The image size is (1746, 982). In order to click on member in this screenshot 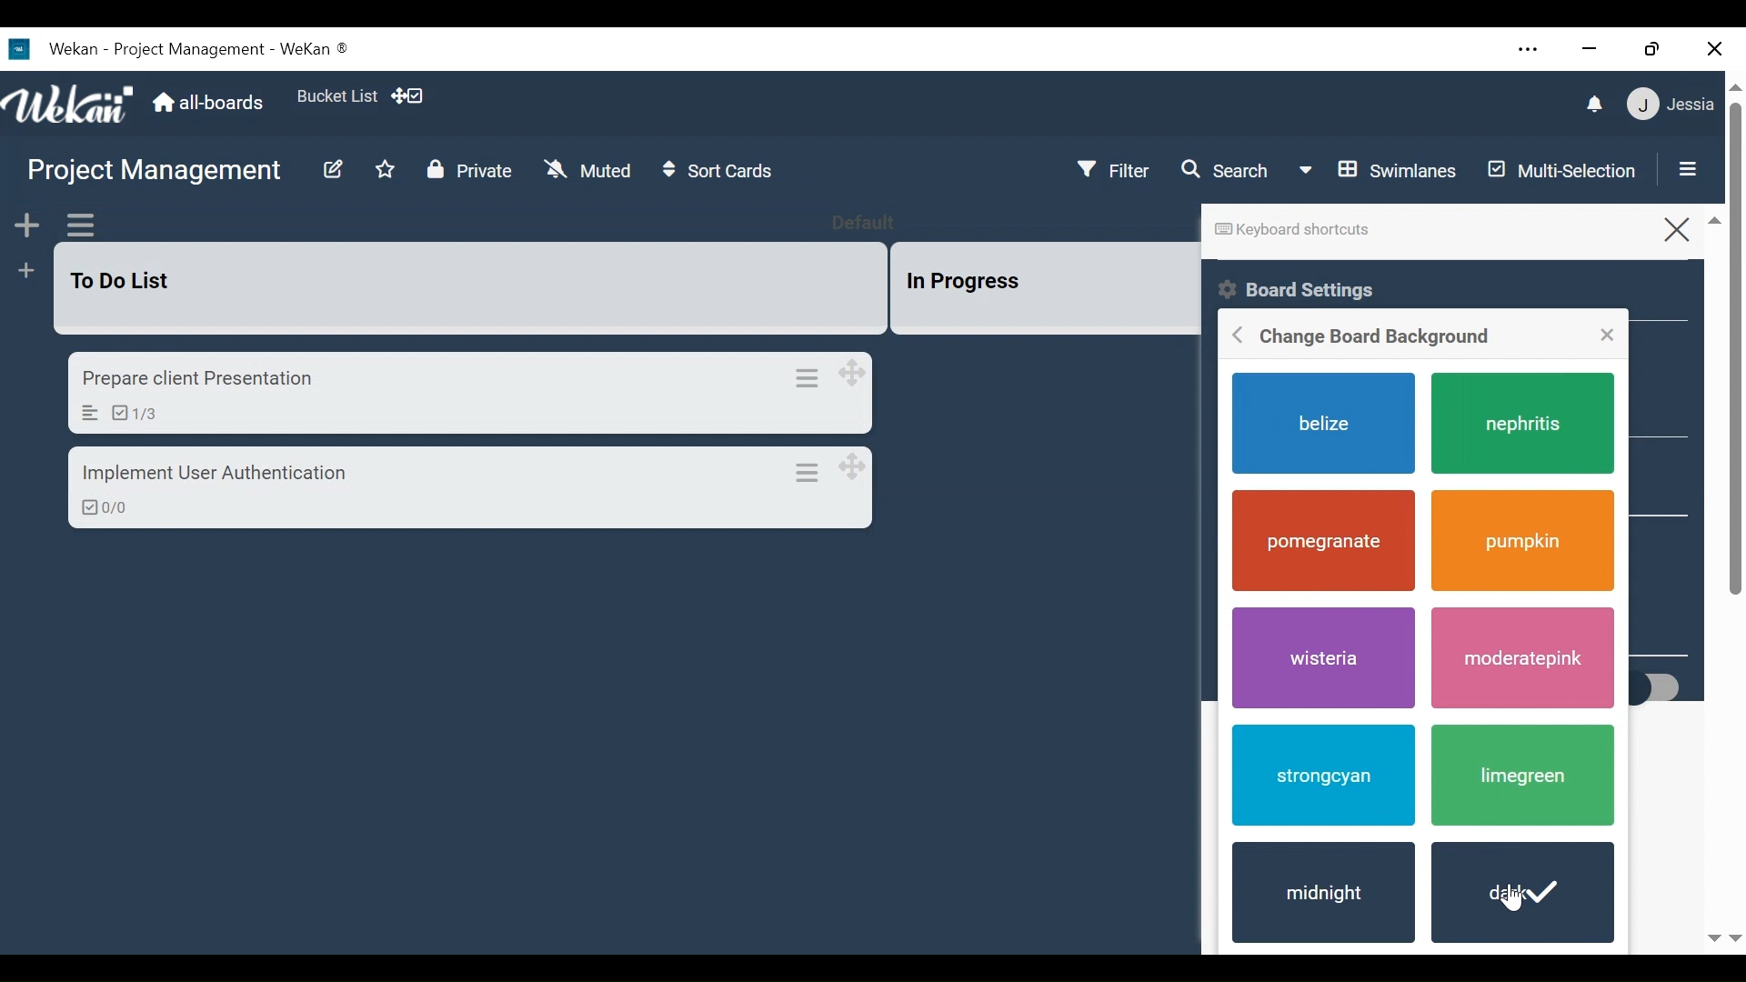, I will do `click(1673, 105)`.